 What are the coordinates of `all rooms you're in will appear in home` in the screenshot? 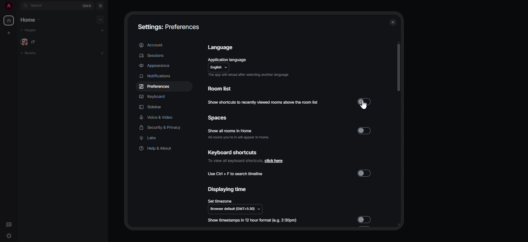 It's located at (238, 138).